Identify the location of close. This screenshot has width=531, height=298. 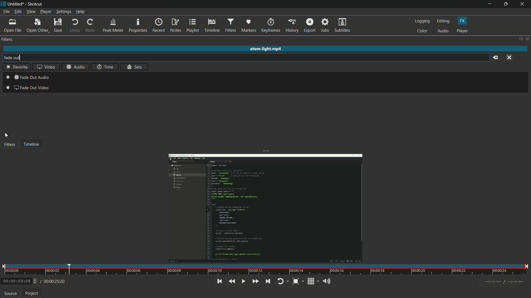
(511, 57).